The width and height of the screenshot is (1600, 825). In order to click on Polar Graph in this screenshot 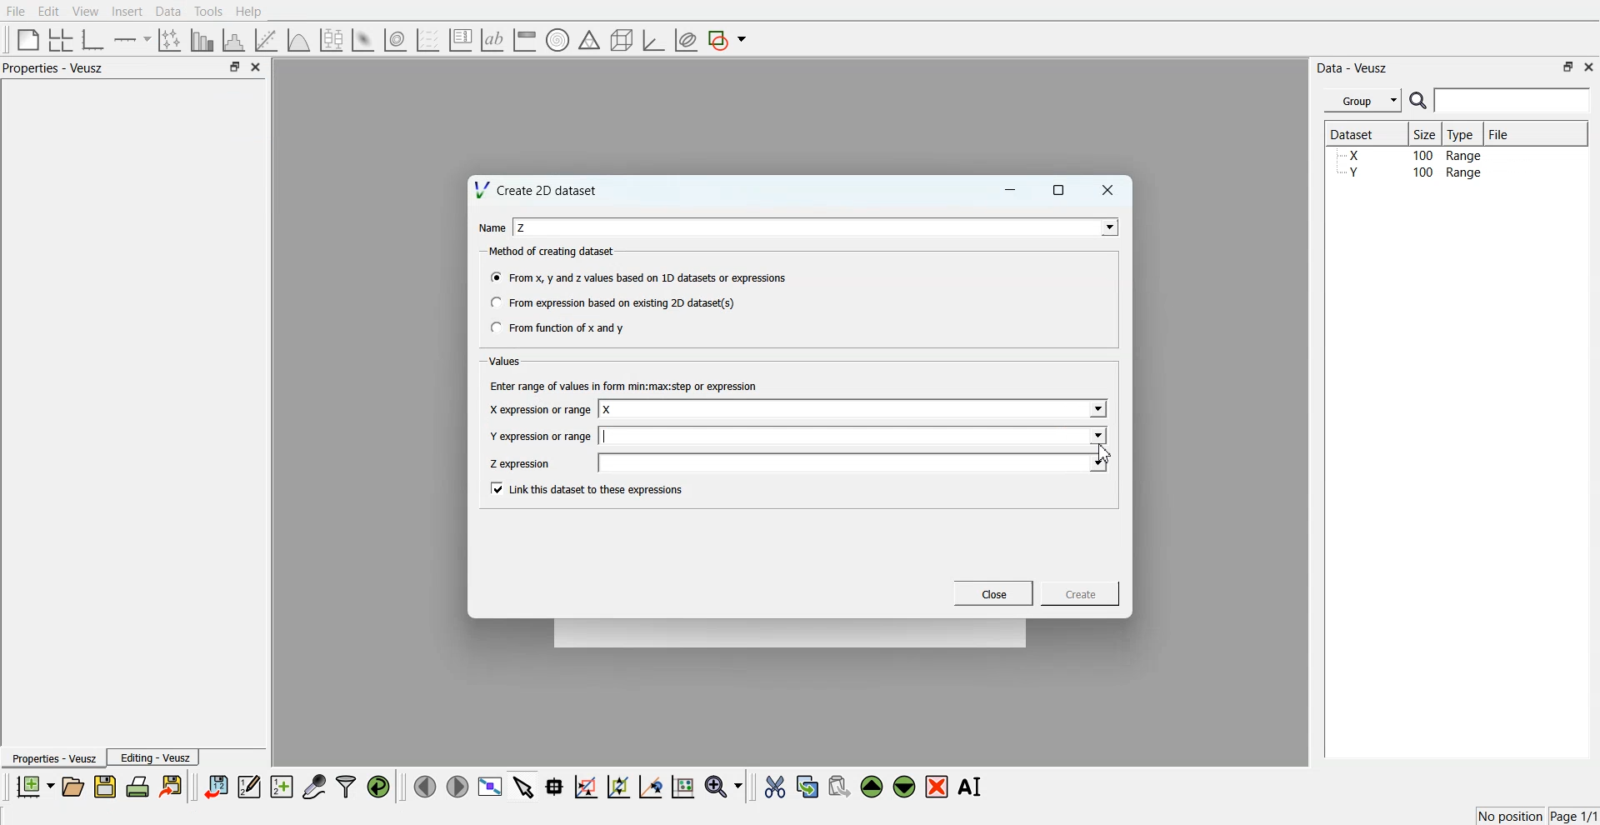, I will do `click(557, 40)`.